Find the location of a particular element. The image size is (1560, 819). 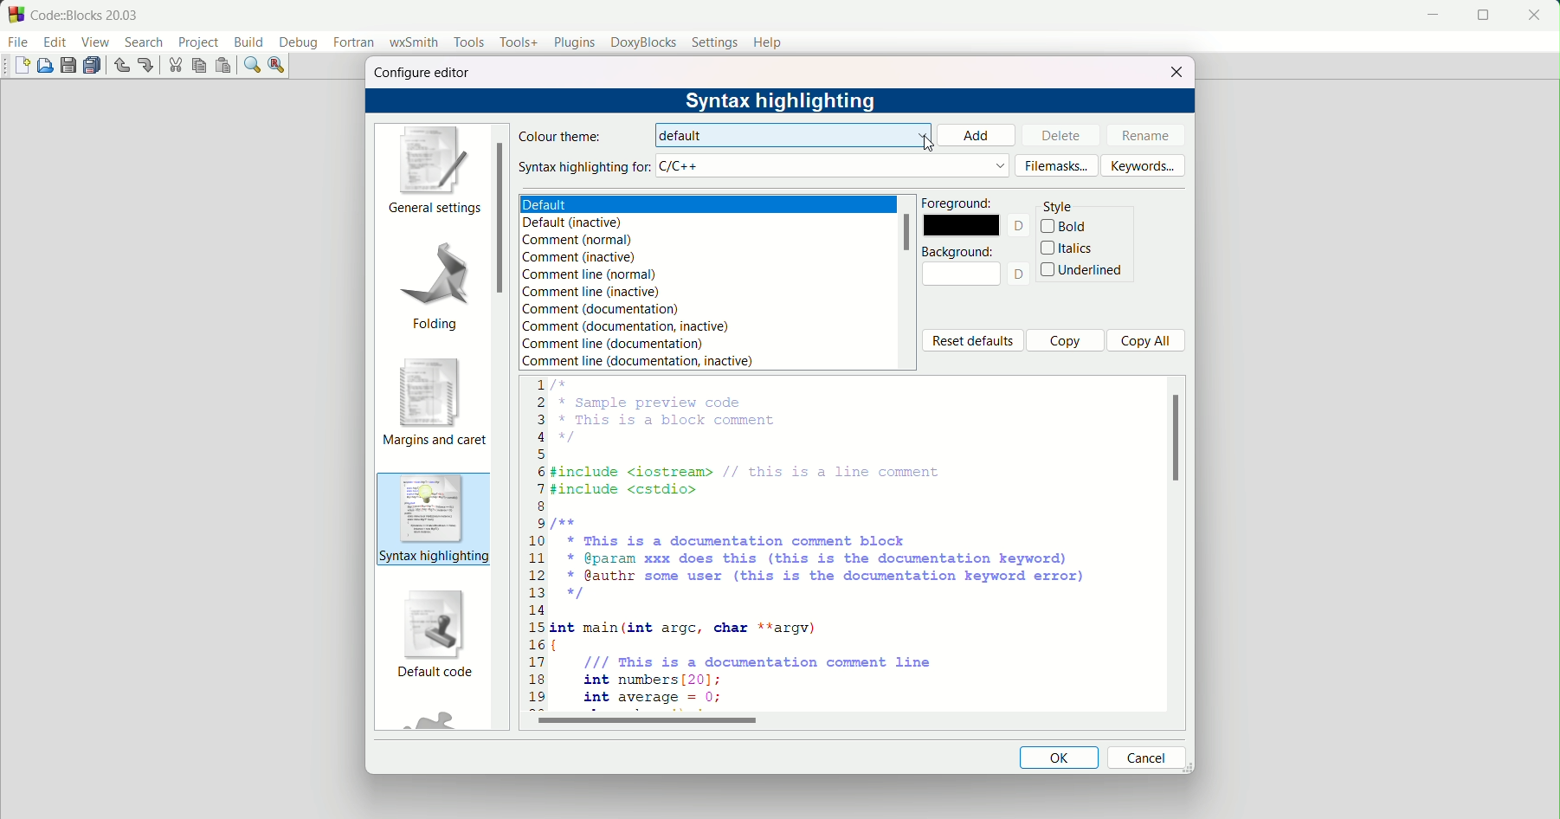

syntax highlight is located at coordinates (783, 100).